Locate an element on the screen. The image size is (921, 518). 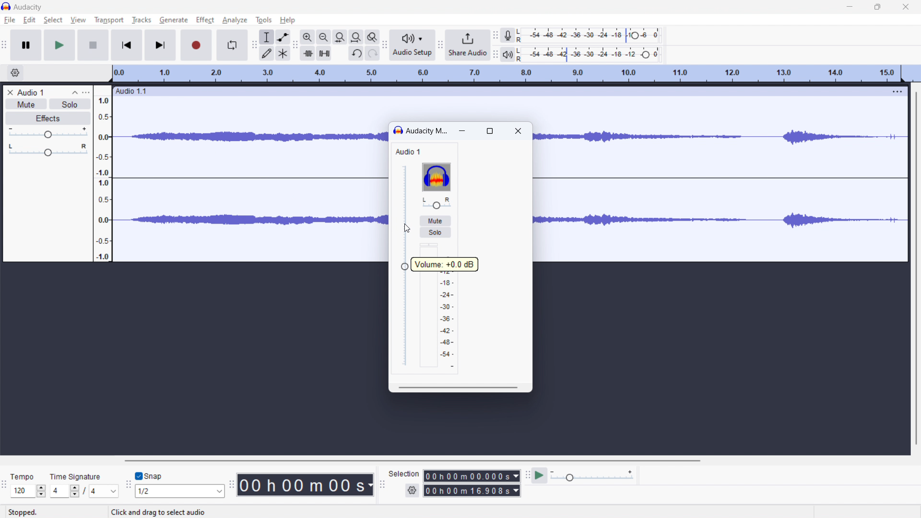
view menu is located at coordinates (87, 93).